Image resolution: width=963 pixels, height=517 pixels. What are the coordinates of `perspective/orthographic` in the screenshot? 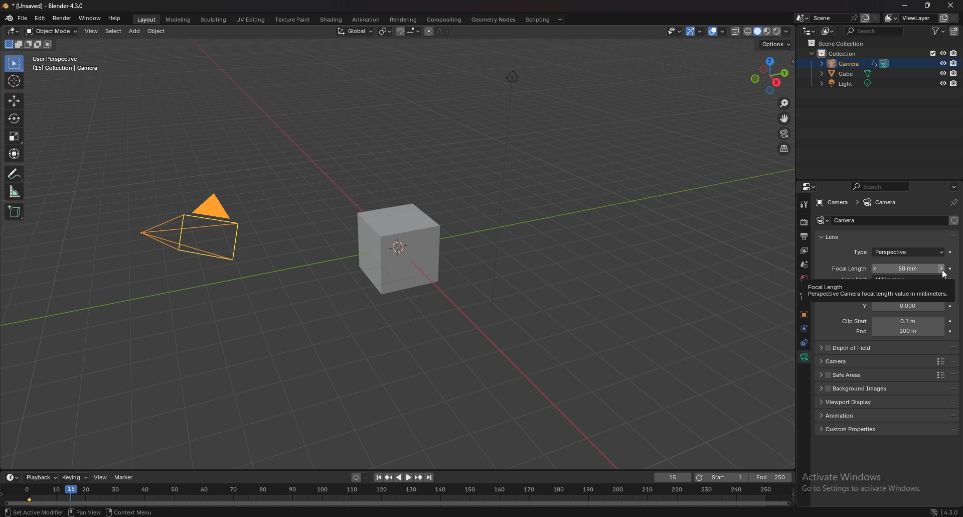 It's located at (784, 149).